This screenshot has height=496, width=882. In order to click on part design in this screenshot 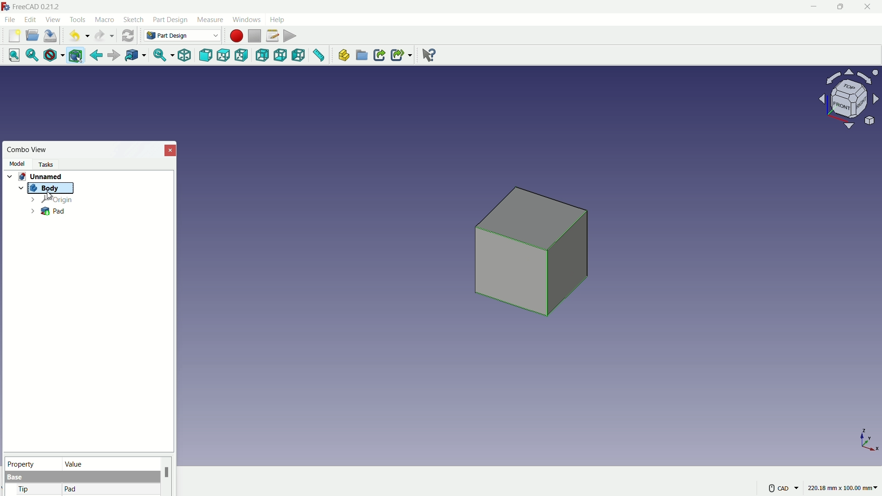, I will do `click(170, 20)`.